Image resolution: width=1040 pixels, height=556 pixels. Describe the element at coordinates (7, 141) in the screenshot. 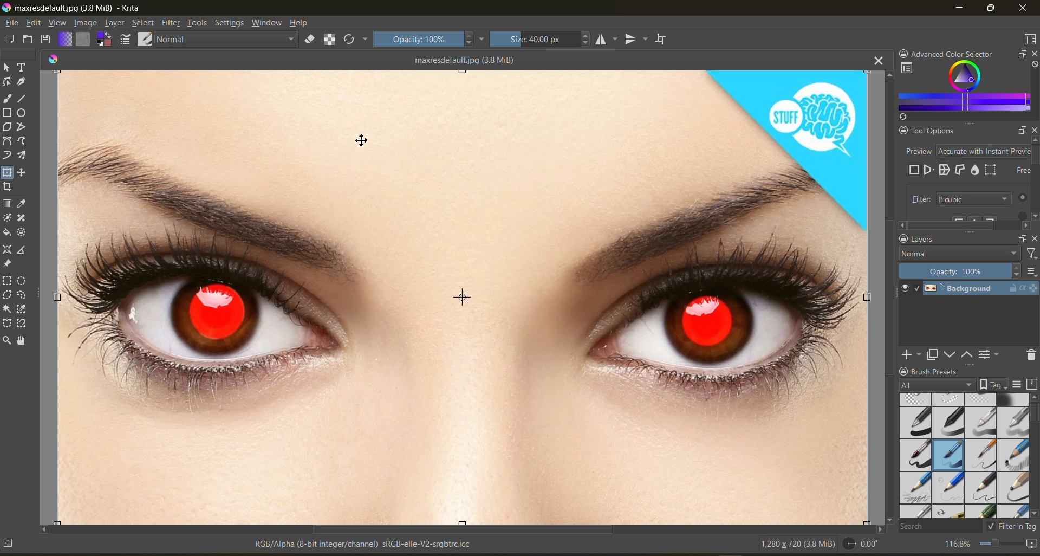

I see `tool` at that location.